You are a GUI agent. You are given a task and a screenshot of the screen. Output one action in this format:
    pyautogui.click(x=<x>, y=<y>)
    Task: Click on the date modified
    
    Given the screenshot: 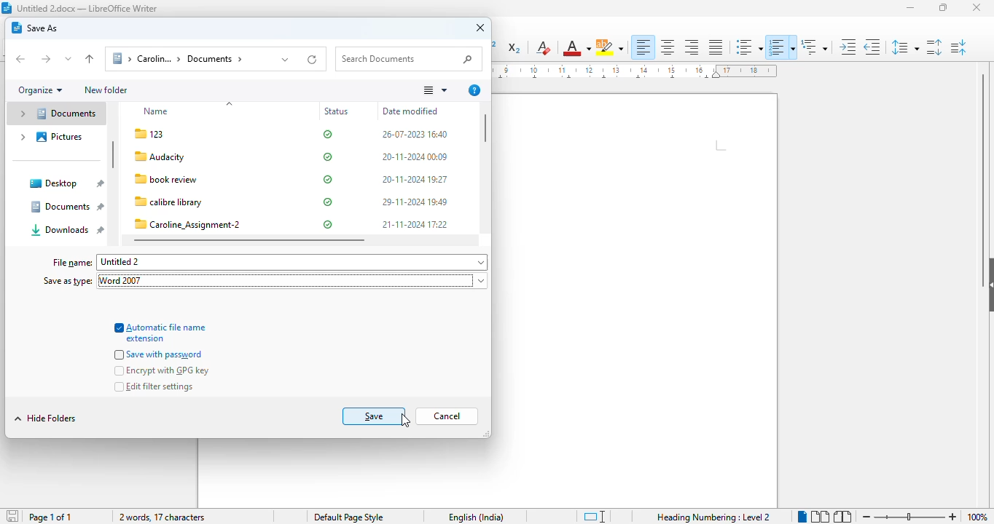 What is the action you would take?
    pyautogui.click(x=410, y=111)
    